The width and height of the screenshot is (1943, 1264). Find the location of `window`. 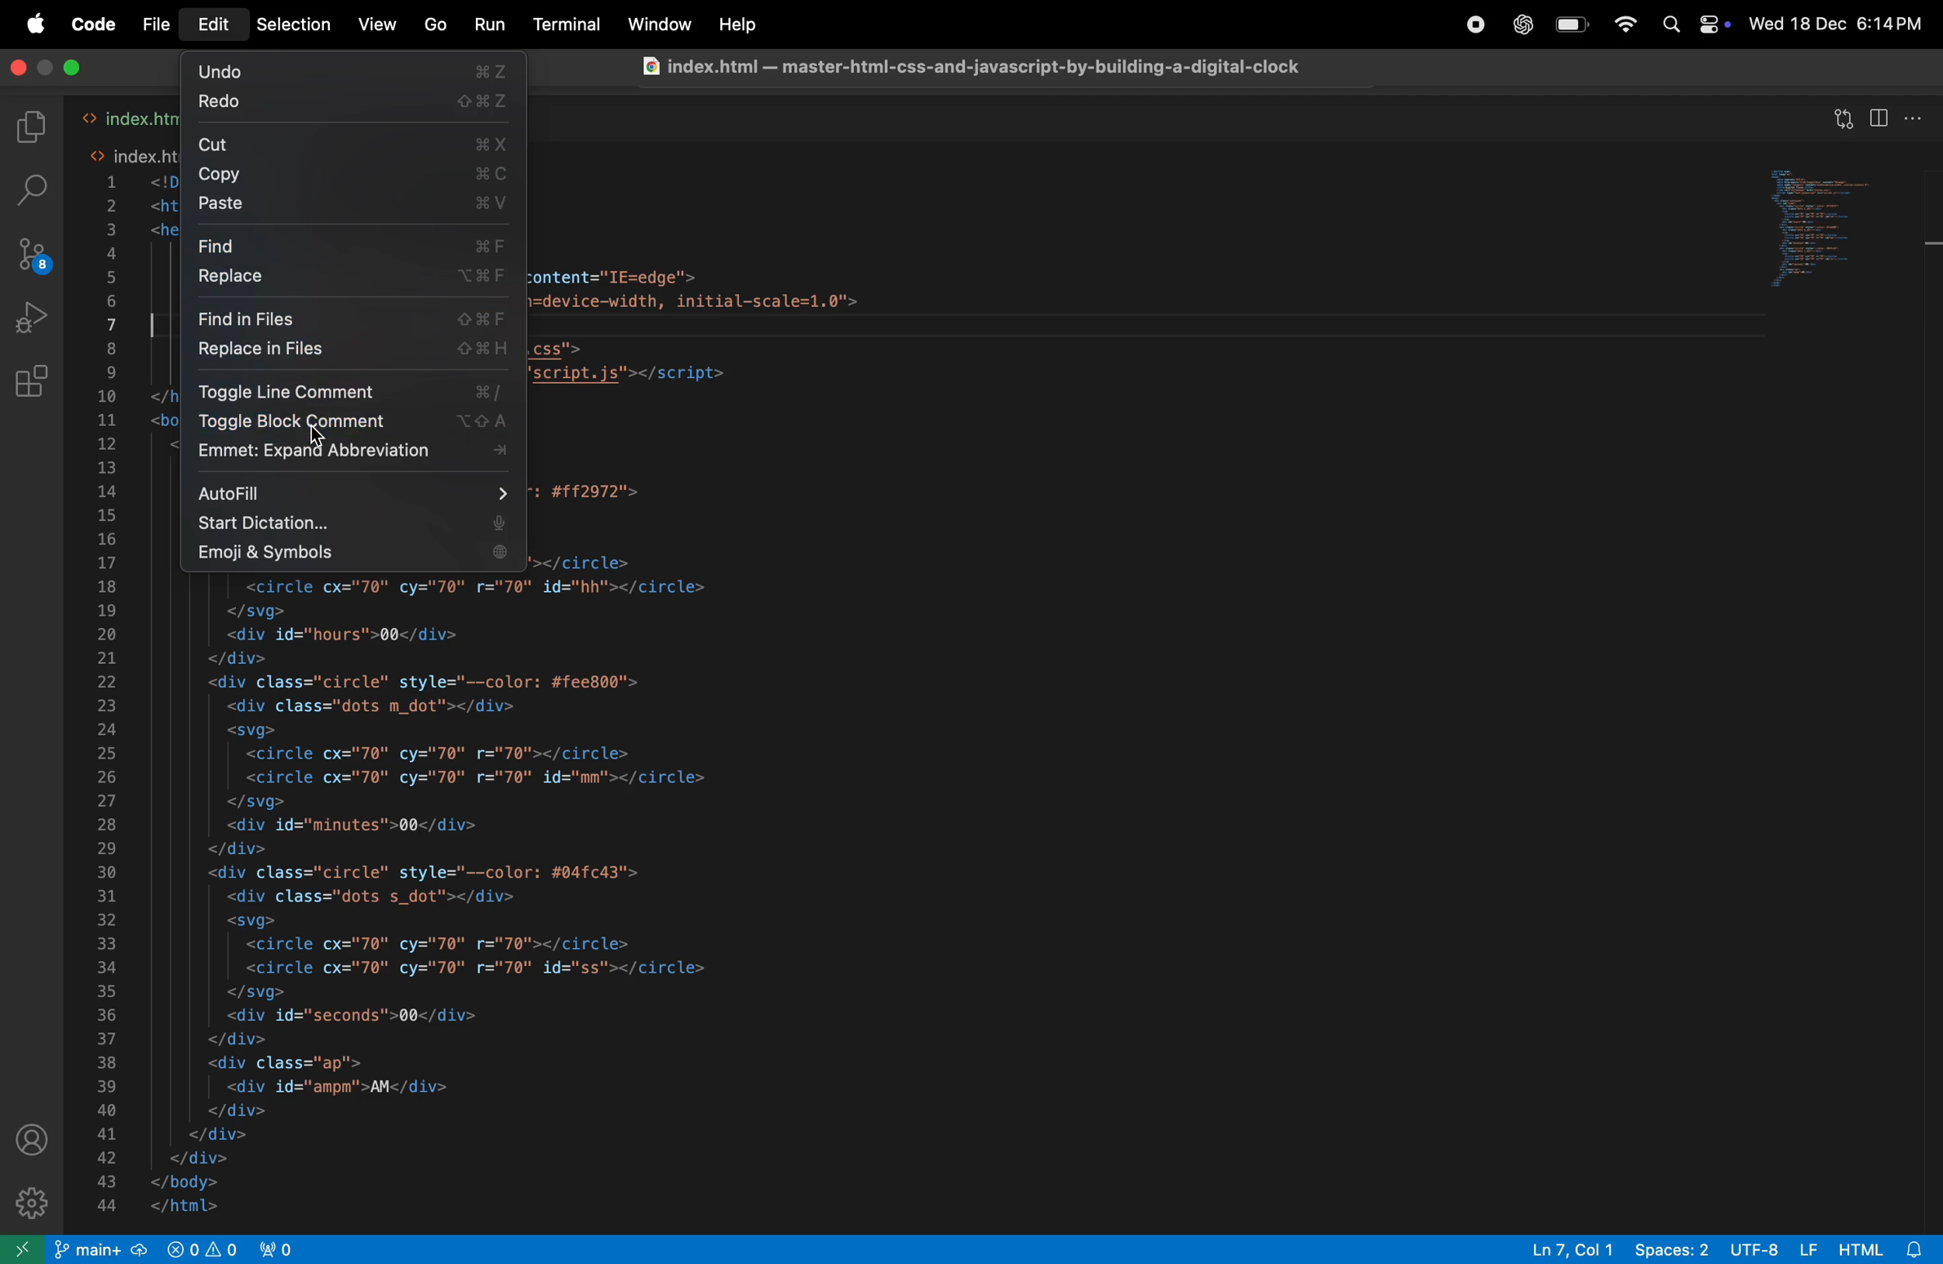

window is located at coordinates (657, 26).